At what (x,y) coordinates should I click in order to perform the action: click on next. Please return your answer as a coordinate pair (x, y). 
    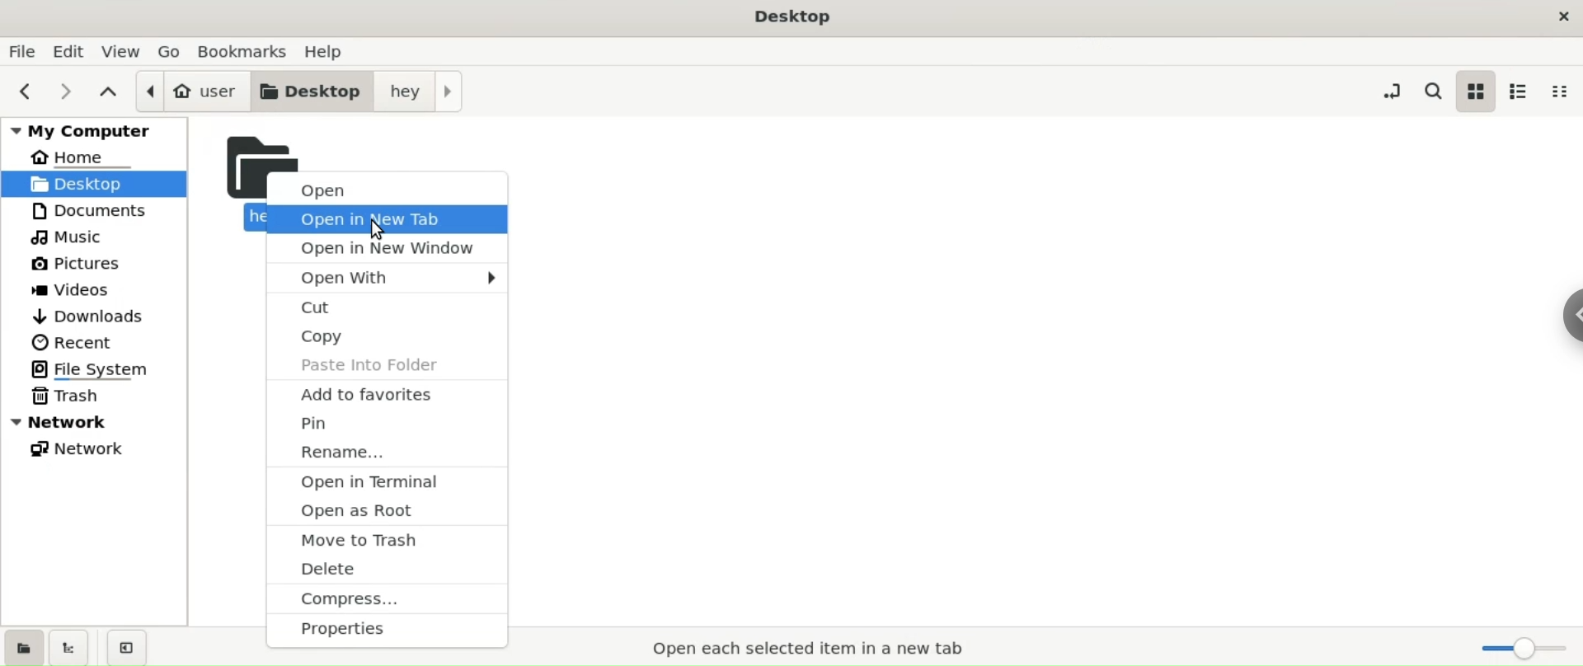
    Looking at the image, I should click on (68, 91).